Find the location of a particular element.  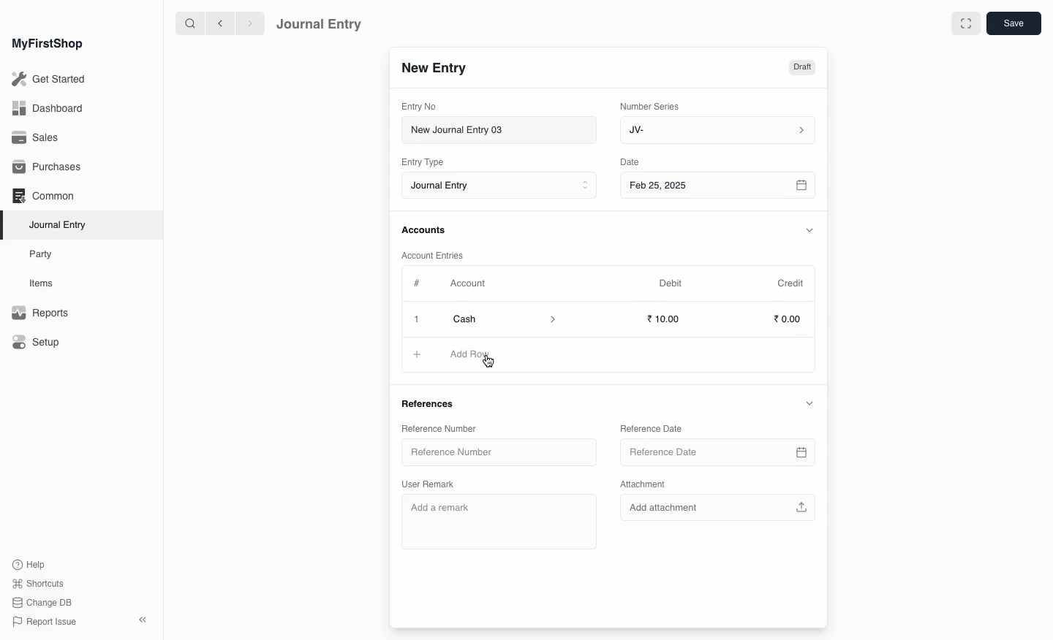

Journal Entry is located at coordinates (320, 23).